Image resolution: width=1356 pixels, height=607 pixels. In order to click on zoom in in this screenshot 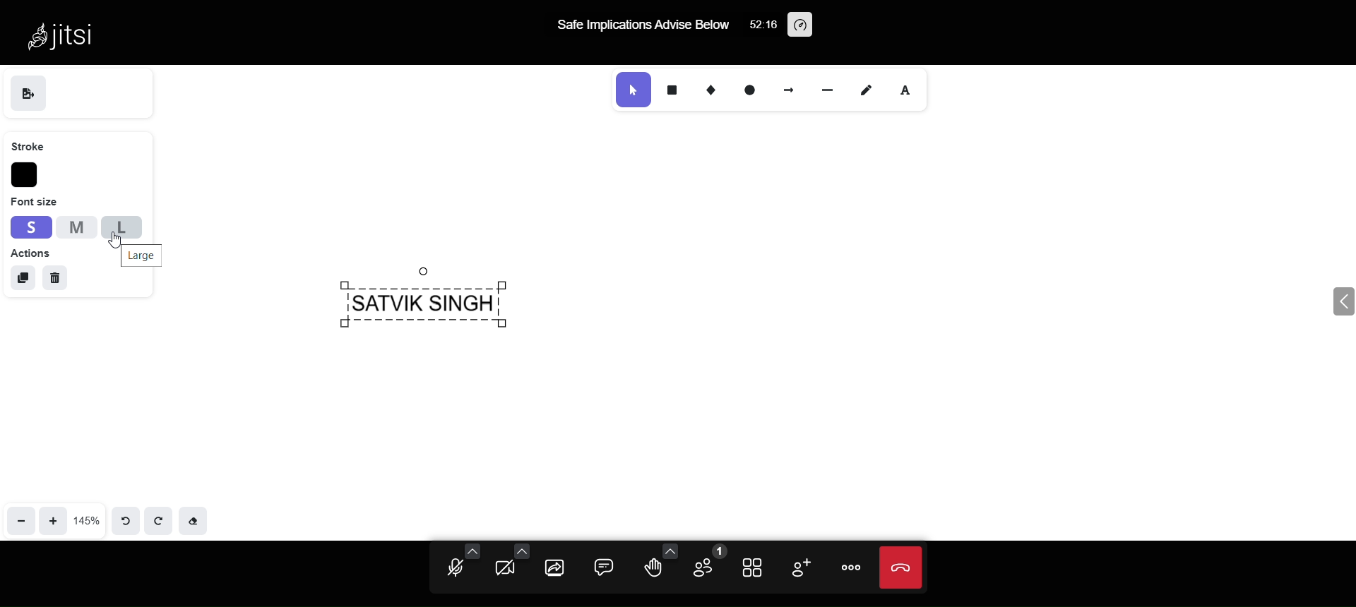, I will do `click(54, 519)`.